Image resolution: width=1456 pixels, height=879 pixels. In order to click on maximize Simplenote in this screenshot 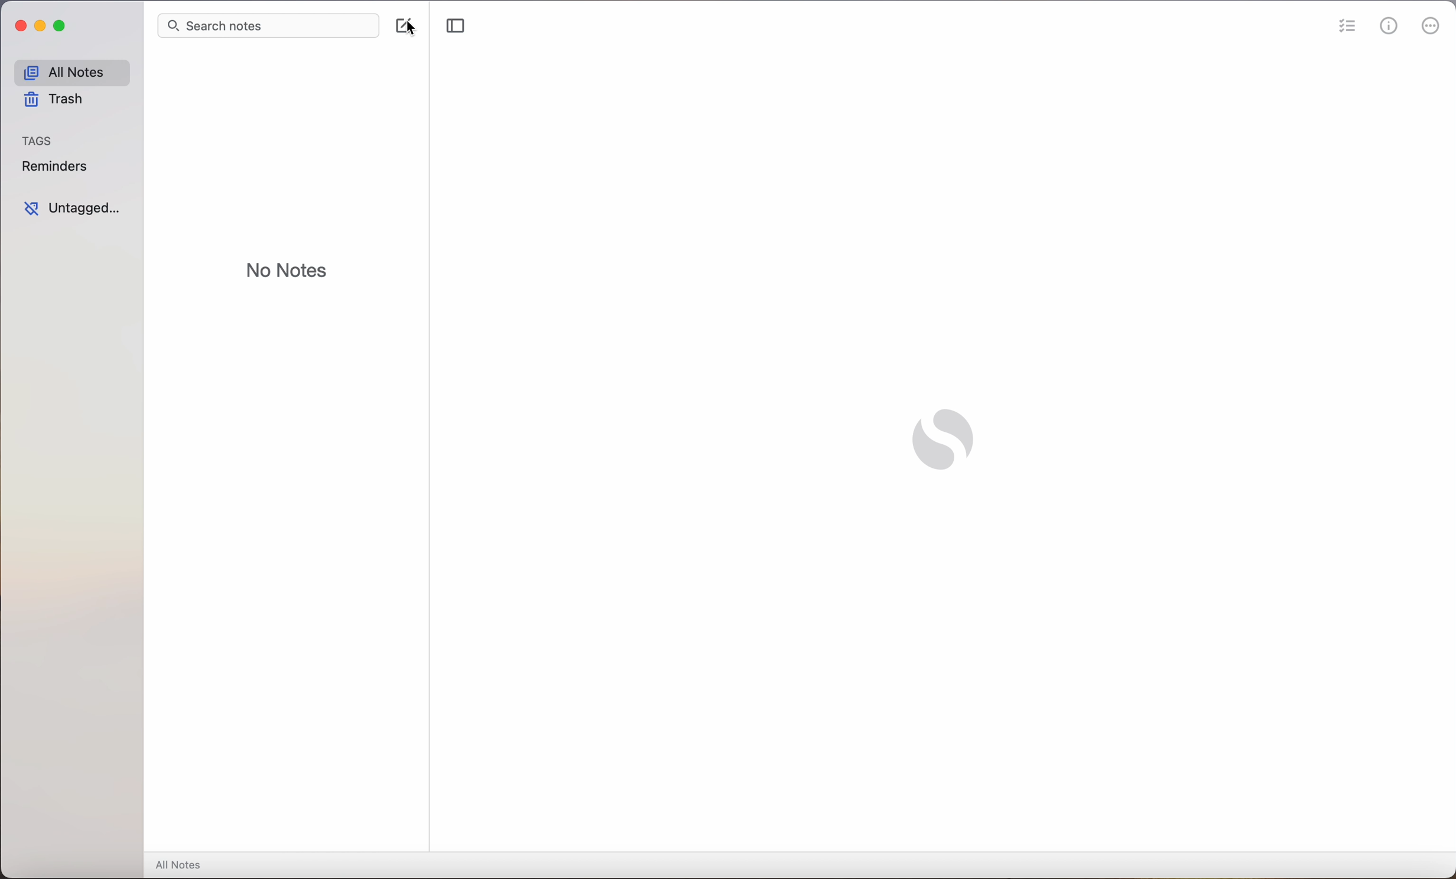, I will do `click(63, 25)`.